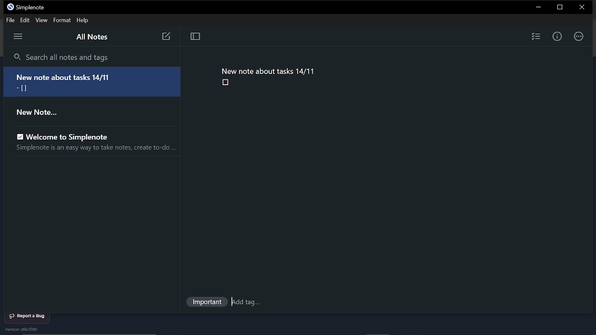 The height and width of the screenshot is (335, 596). I want to click on New note about tasks 14/11
= [i], so click(95, 82).